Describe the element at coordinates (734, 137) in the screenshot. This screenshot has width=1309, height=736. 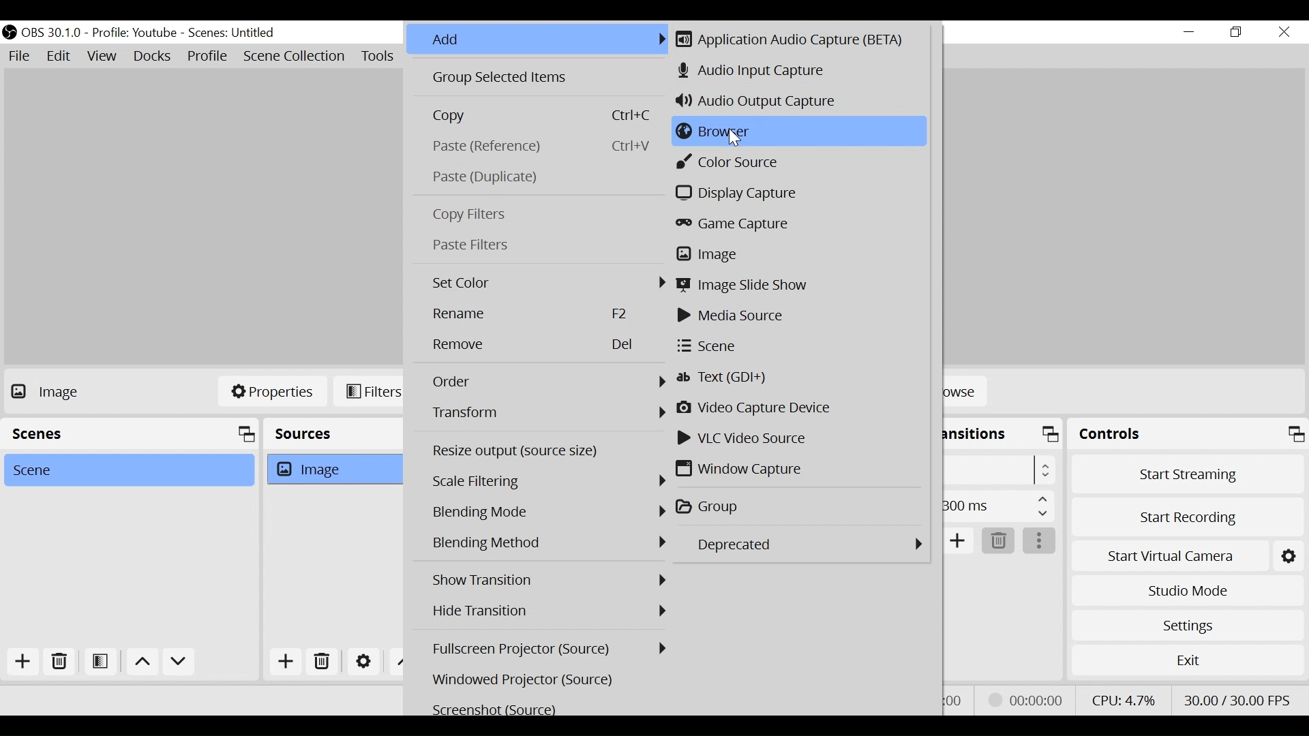
I see `Cursor` at that location.